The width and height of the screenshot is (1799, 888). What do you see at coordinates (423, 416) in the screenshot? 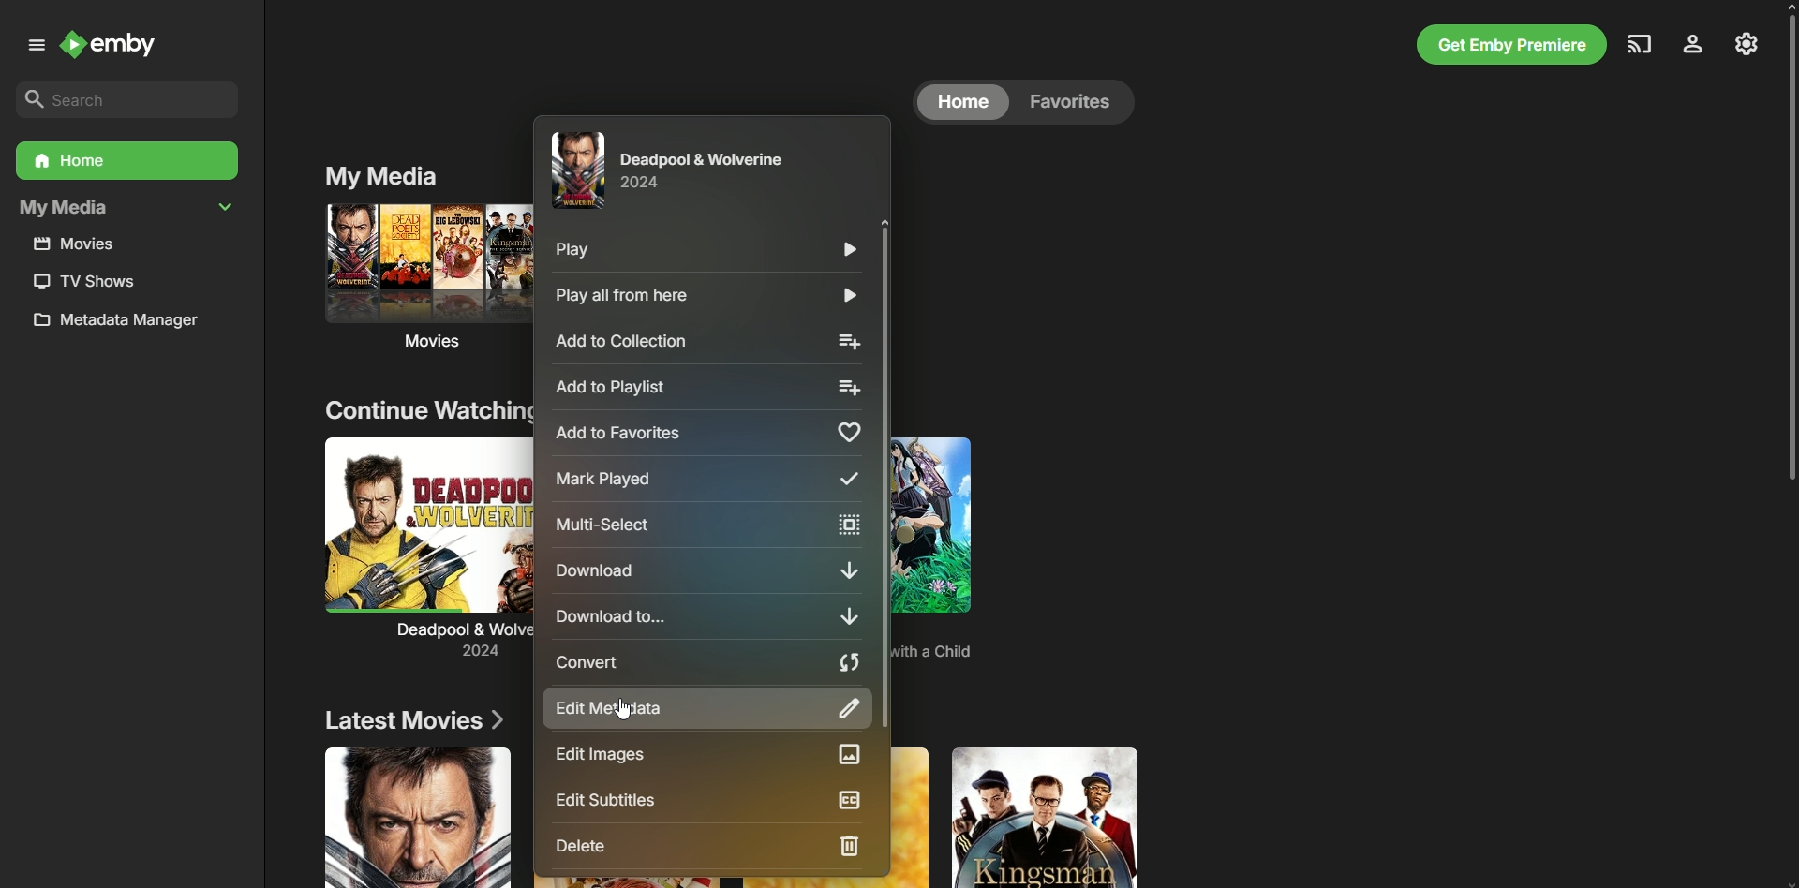
I see `Continue Watching` at bounding box center [423, 416].